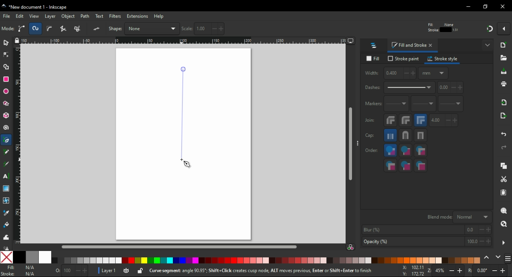 Image resolution: width=512 pixels, height=277 pixels. I want to click on rotate 90, so click(83, 29).